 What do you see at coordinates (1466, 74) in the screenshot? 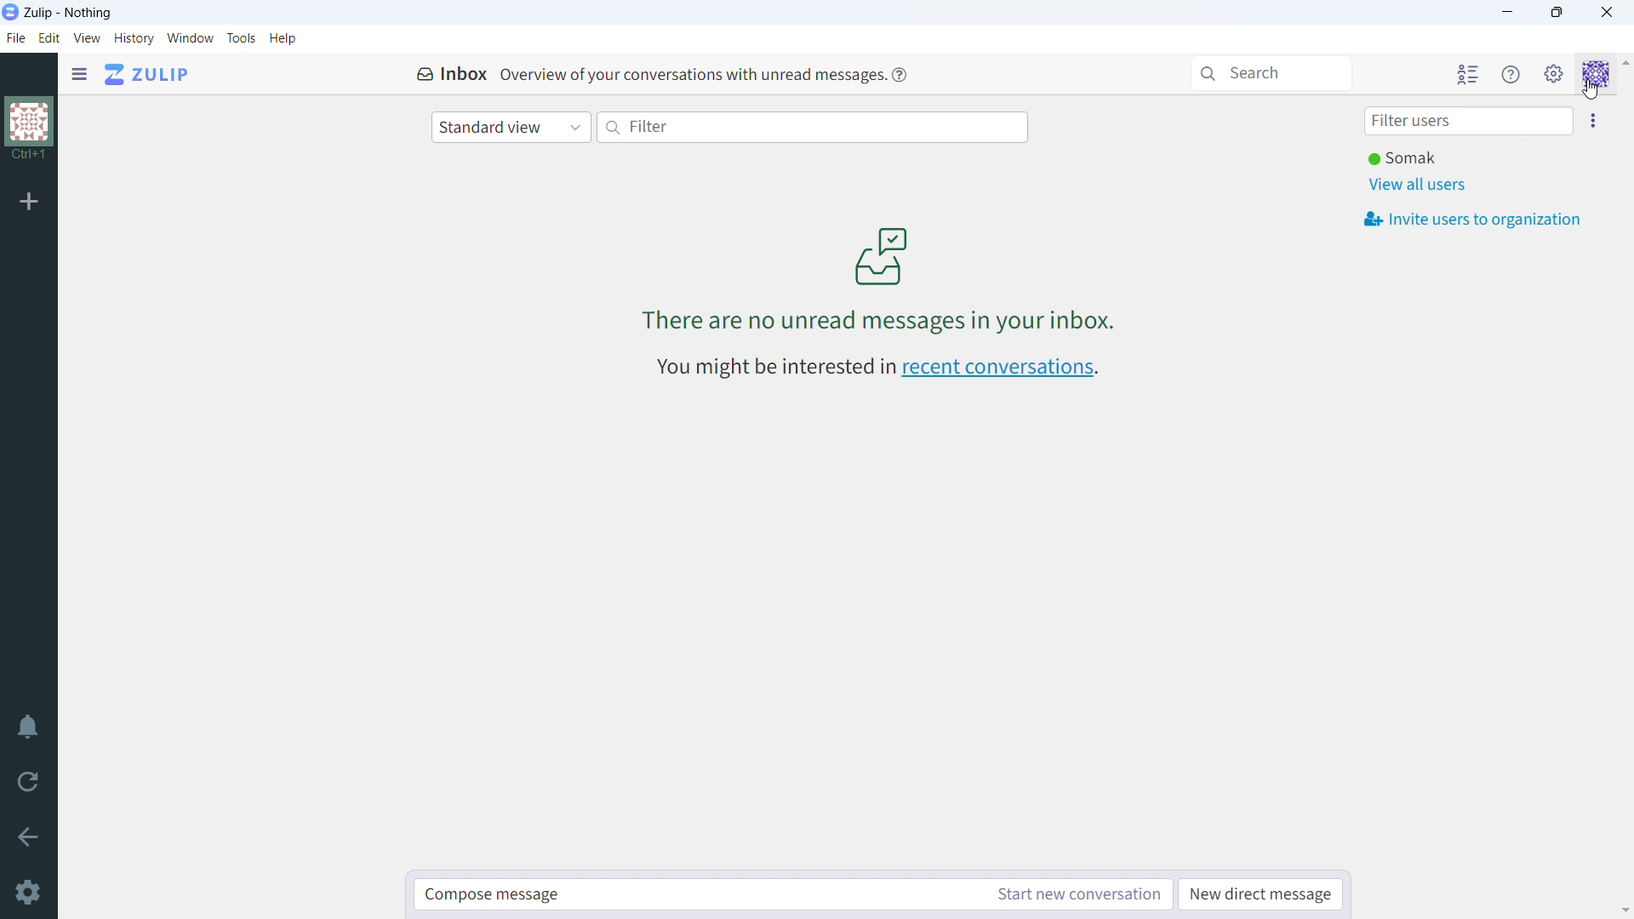
I see `hide all users` at bounding box center [1466, 74].